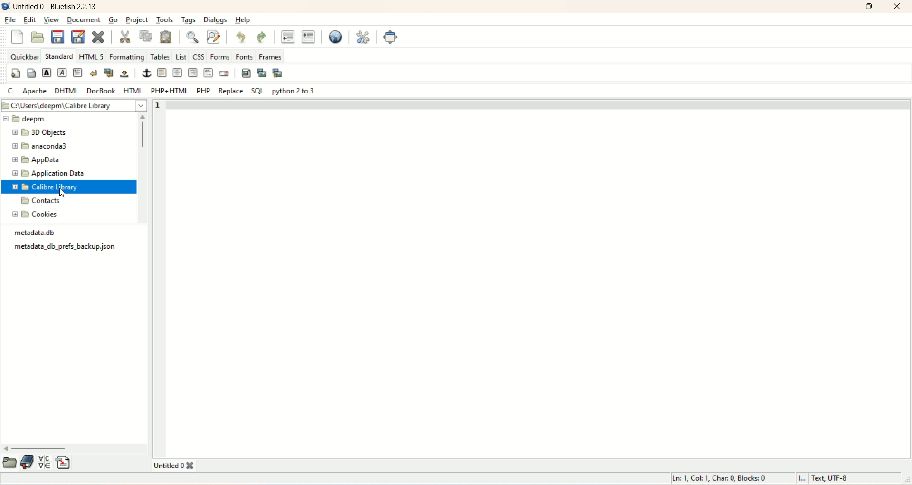 The image size is (912, 485). What do you see at coordinates (163, 106) in the screenshot?
I see `line number` at bounding box center [163, 106].